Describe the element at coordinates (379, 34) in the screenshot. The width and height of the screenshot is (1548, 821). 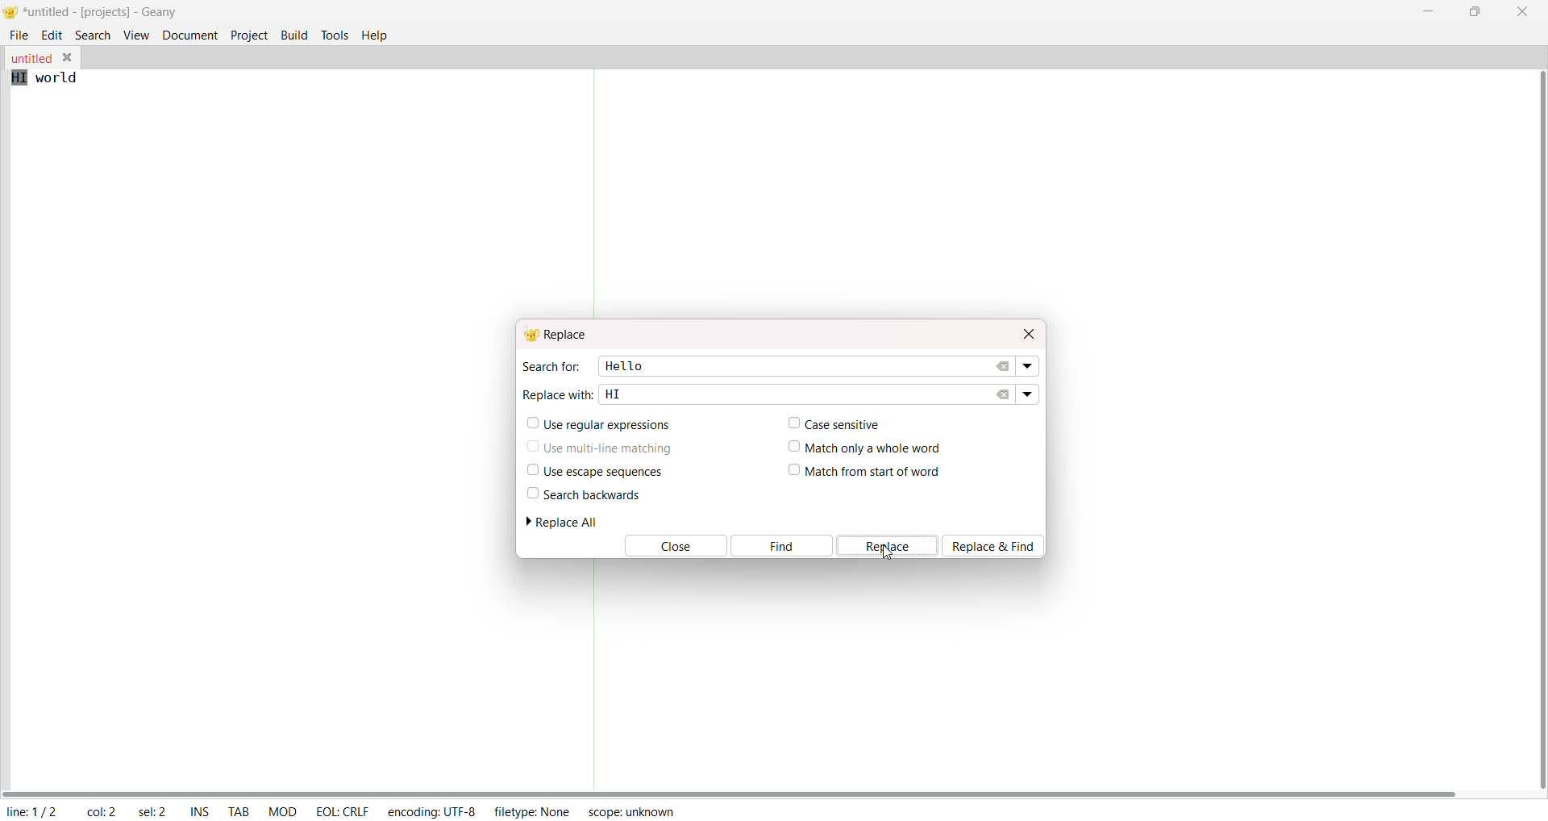
I see `help` at that location.